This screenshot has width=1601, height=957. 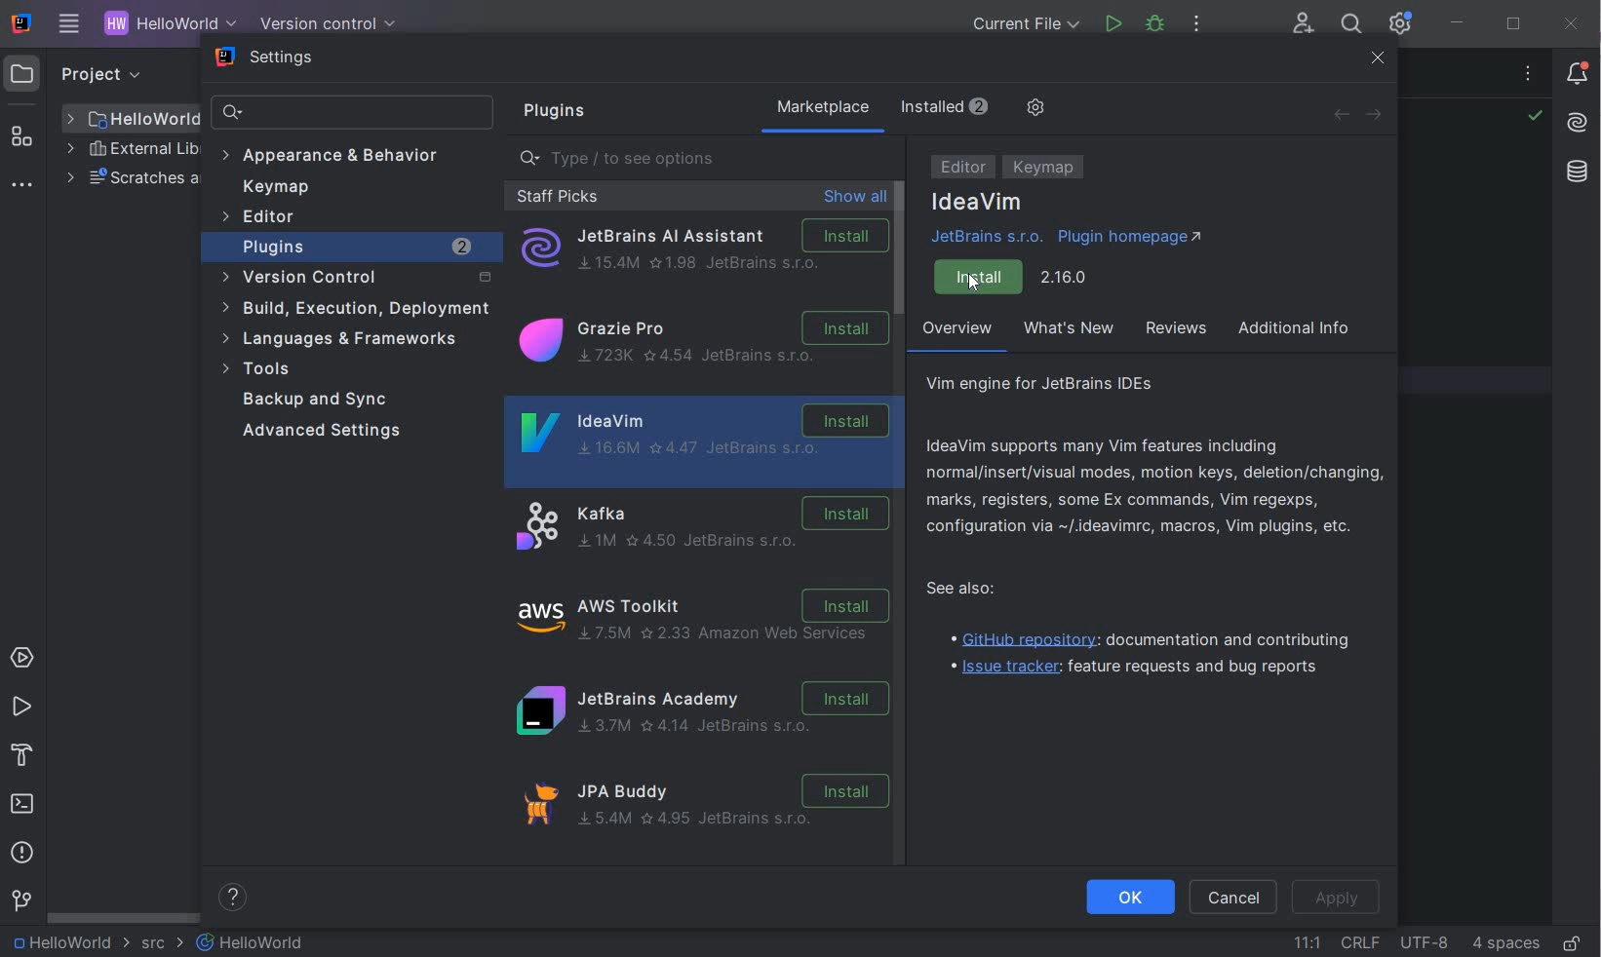 What do you see at coordinates (119, 917) in the screenshot?
I see `SCROLLBAR` at bounding box center [119, 917].